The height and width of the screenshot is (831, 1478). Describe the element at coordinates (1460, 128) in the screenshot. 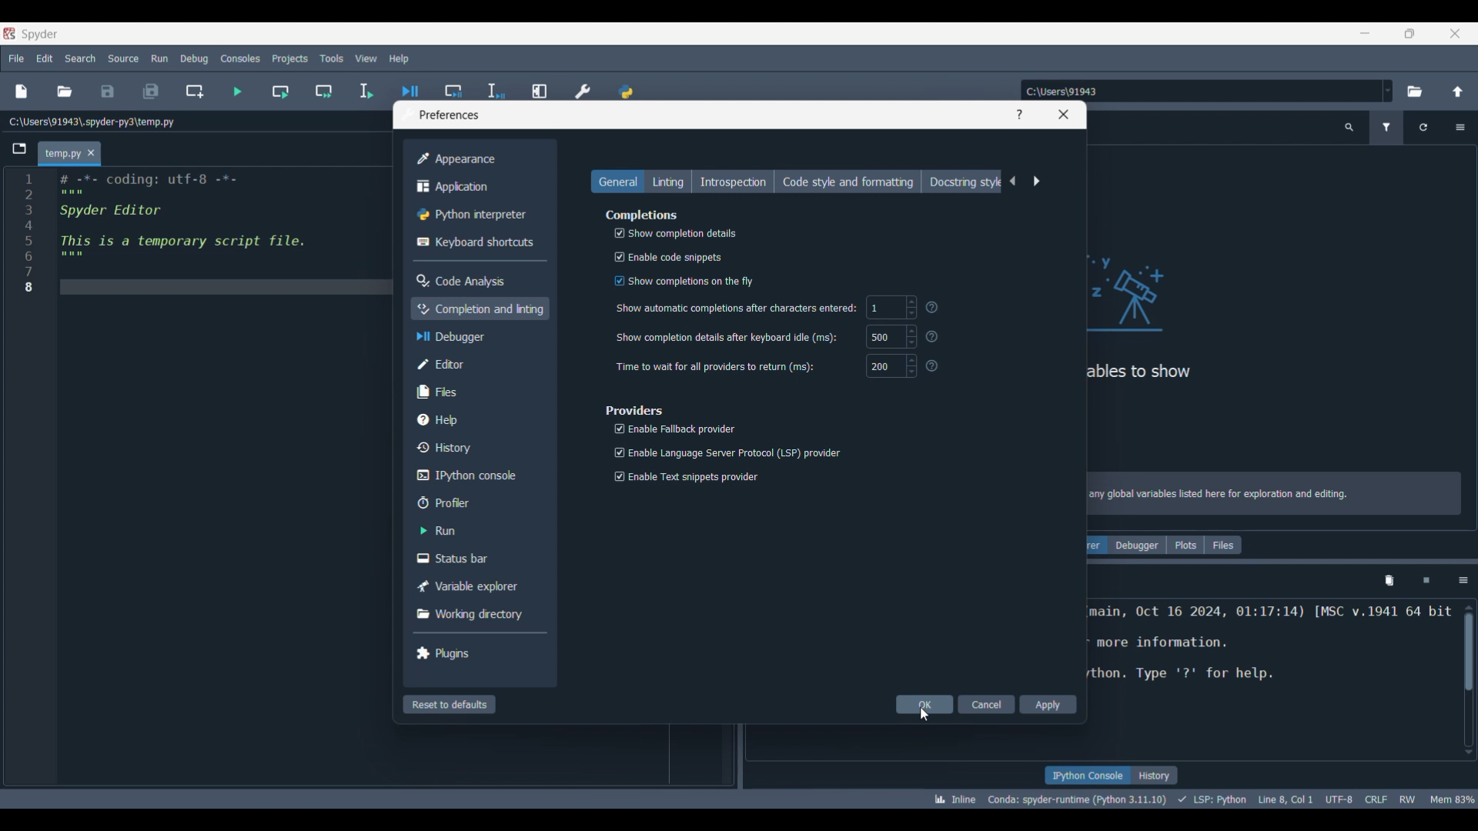

I see `Options` at that location.